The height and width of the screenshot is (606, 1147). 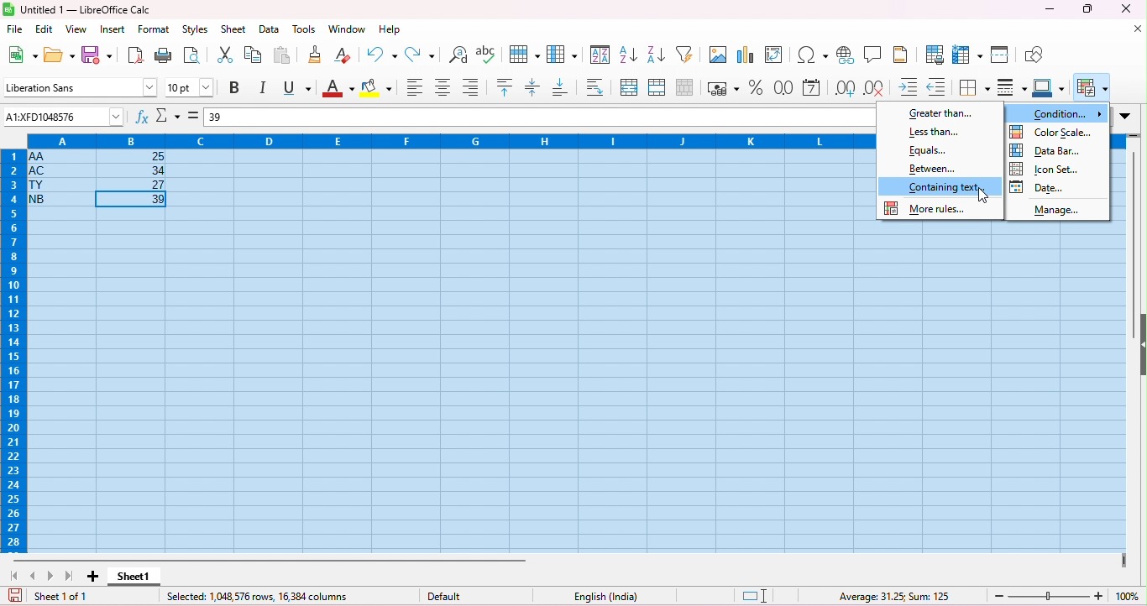 What do you see at coordinates (723, 87) in the screenshot?
I see `format as currency` at bounding box center [723, 87].